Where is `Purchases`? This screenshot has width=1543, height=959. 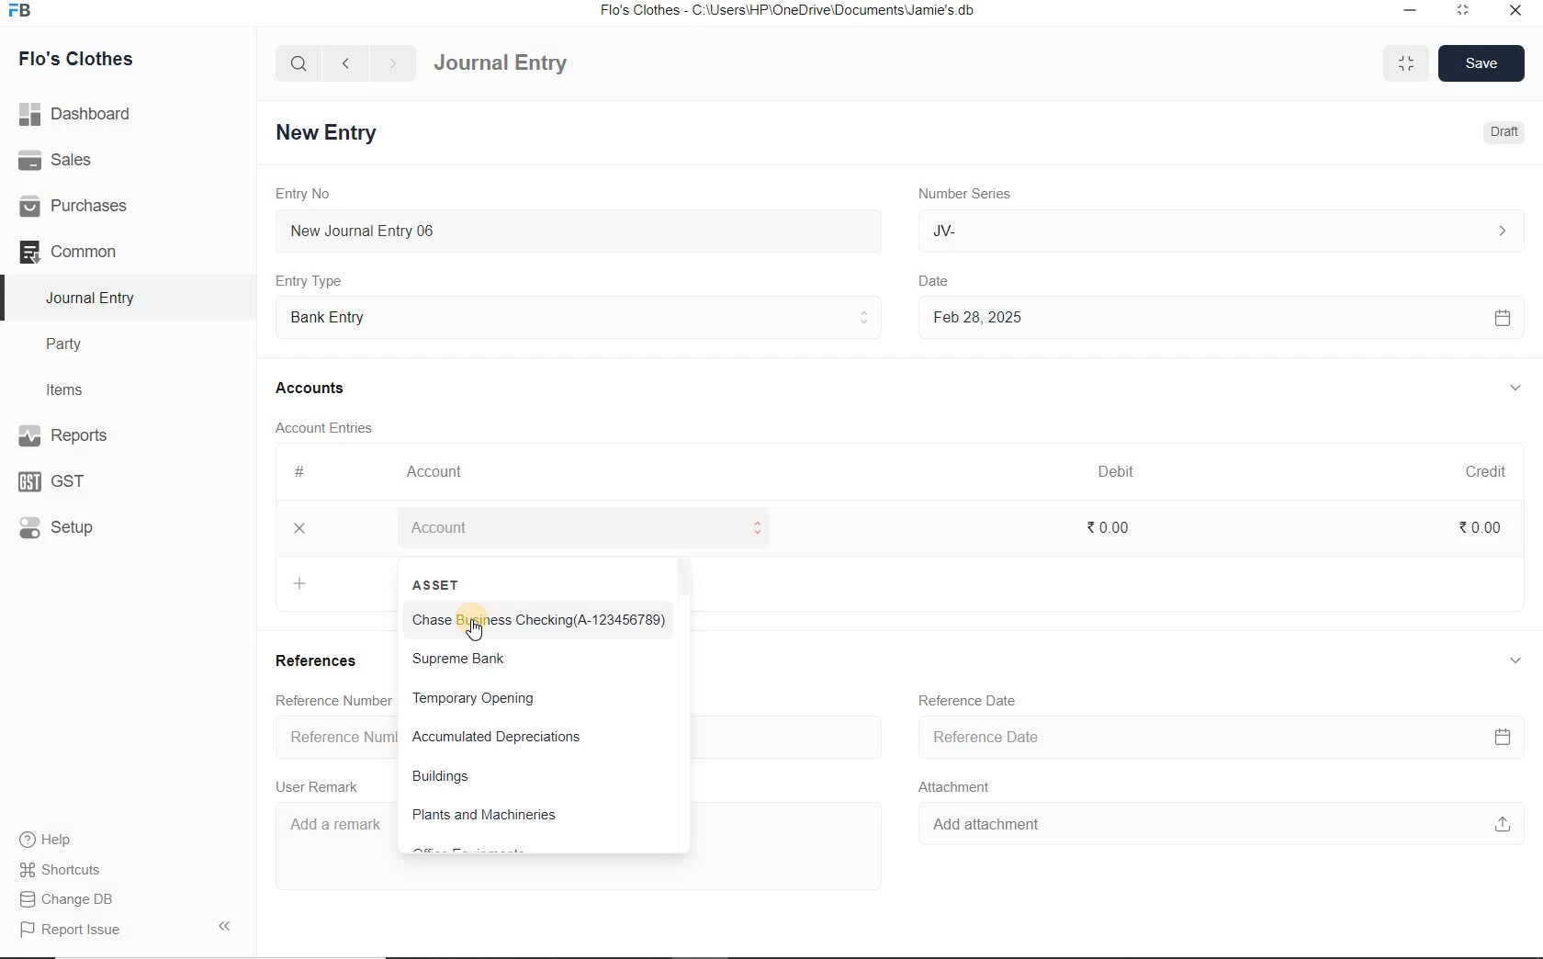
Purchases is located at coordinates (82, 205).